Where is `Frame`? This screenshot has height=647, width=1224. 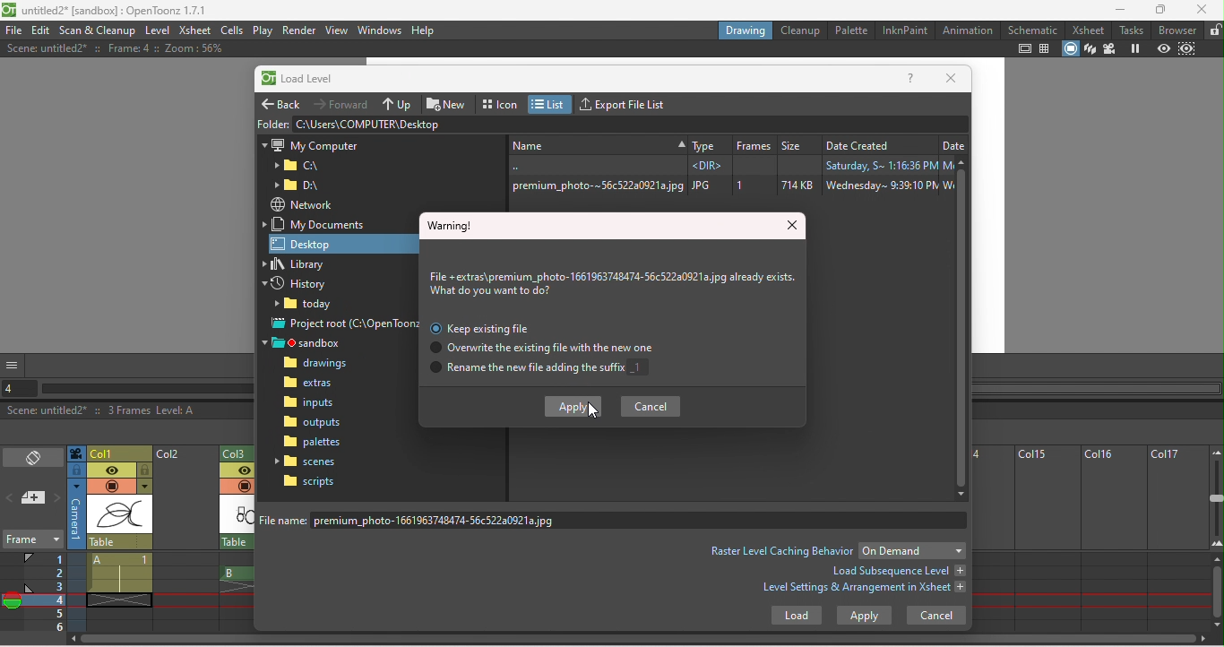
Frame is located at coordinates (754, 142).